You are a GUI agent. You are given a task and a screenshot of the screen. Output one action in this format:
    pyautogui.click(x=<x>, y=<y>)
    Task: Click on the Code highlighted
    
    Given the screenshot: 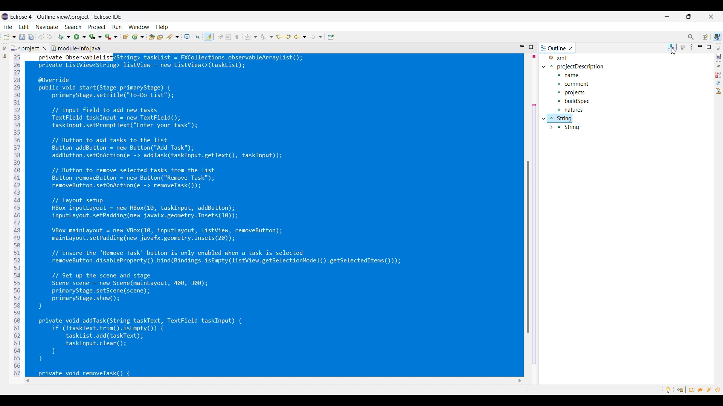 What is the action you would take?
    pyautogui.click(x=277, y=216)
    